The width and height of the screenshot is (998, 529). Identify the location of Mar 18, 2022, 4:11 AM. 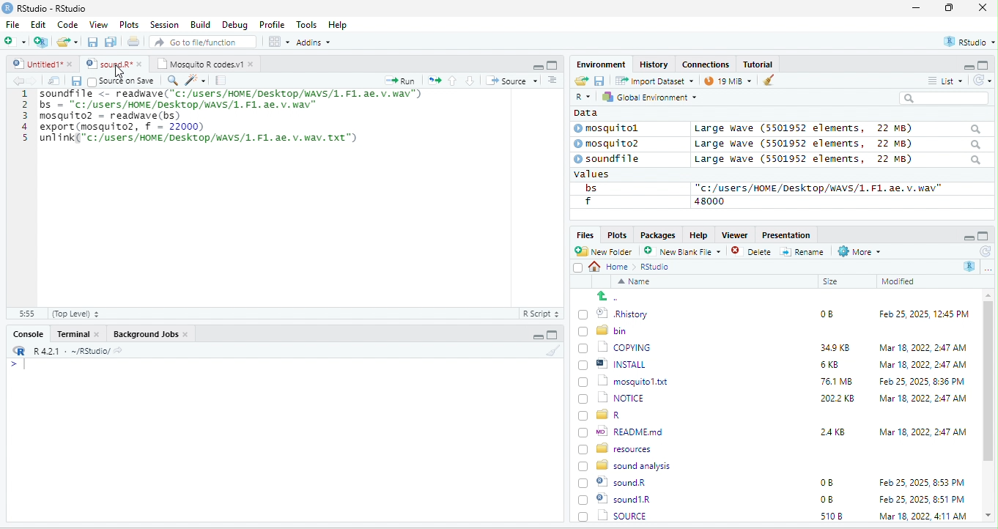
(922, 499).